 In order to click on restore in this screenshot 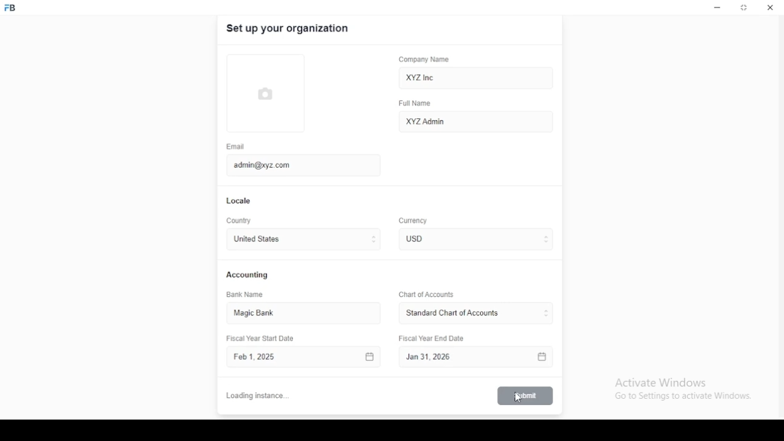, I will do `click(745, 9)`.